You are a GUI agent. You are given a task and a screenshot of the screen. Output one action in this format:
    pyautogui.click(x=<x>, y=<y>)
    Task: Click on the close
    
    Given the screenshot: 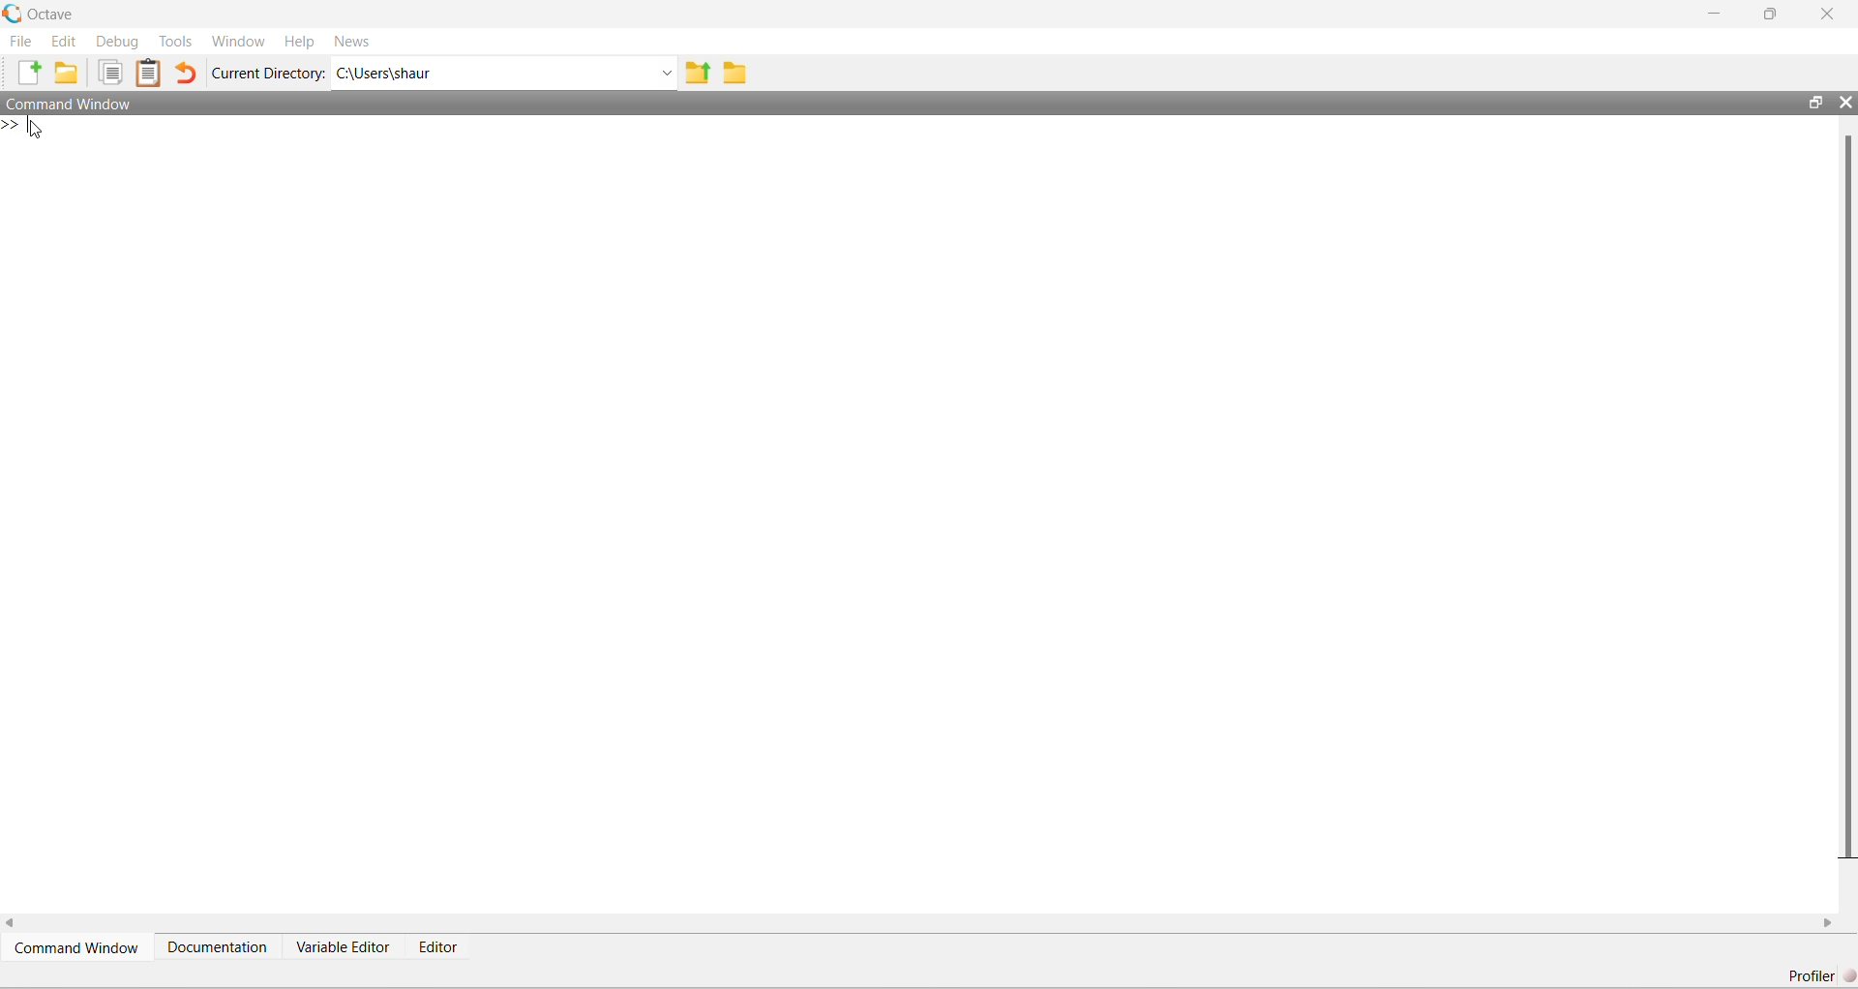 What is the action you would take?
    pyautogui.click(x=1844, y=102)
    